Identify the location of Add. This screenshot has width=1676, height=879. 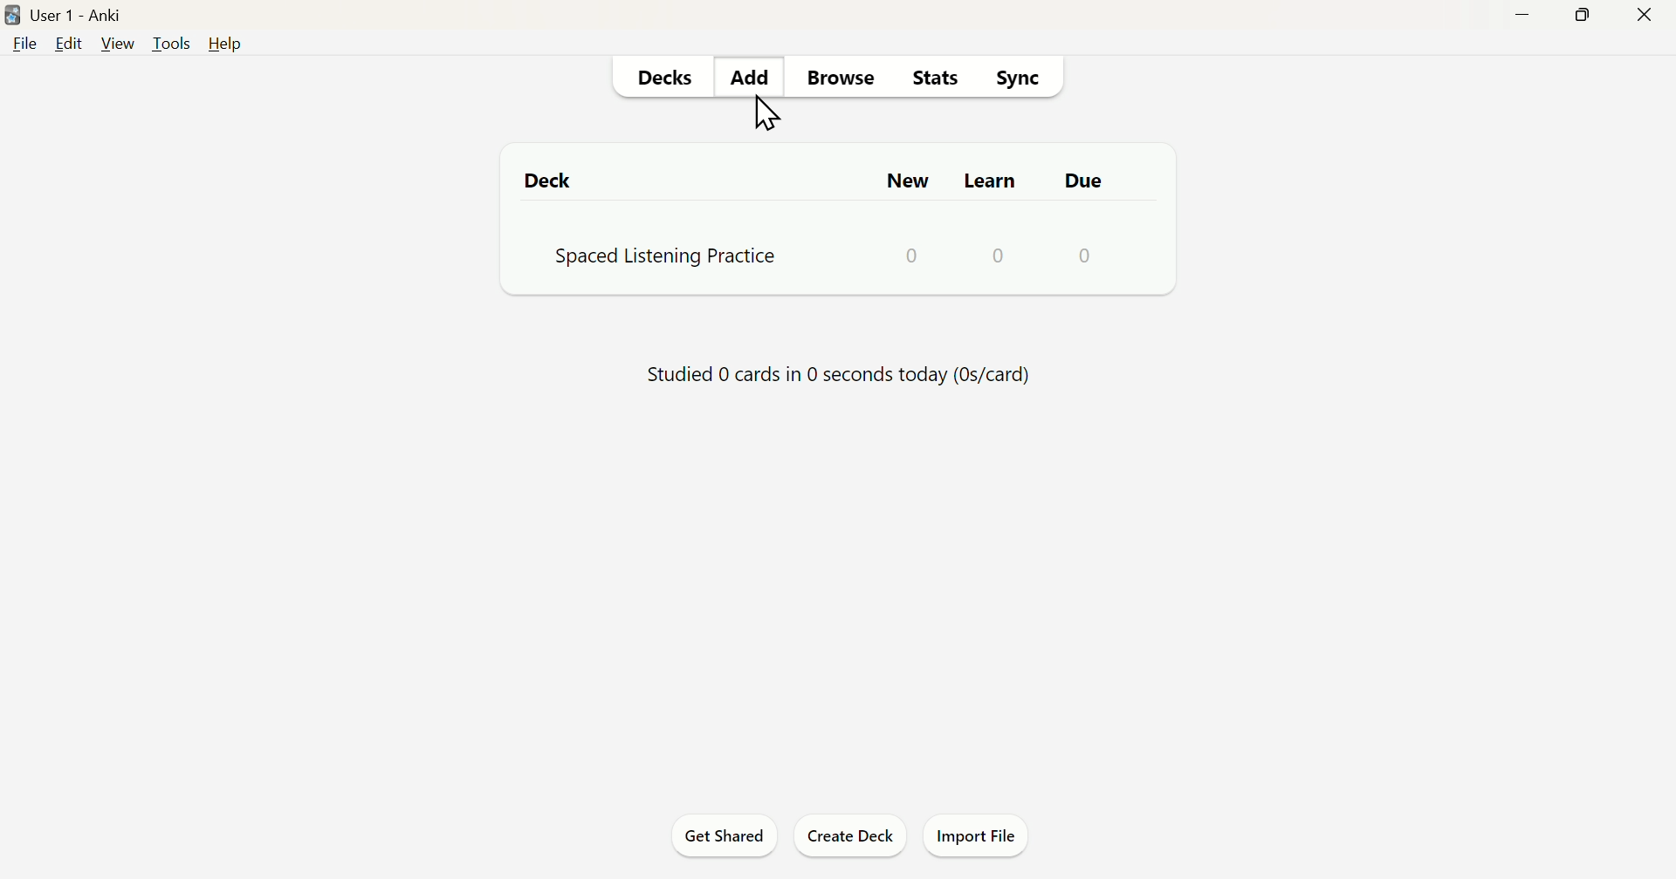
(754, 74).